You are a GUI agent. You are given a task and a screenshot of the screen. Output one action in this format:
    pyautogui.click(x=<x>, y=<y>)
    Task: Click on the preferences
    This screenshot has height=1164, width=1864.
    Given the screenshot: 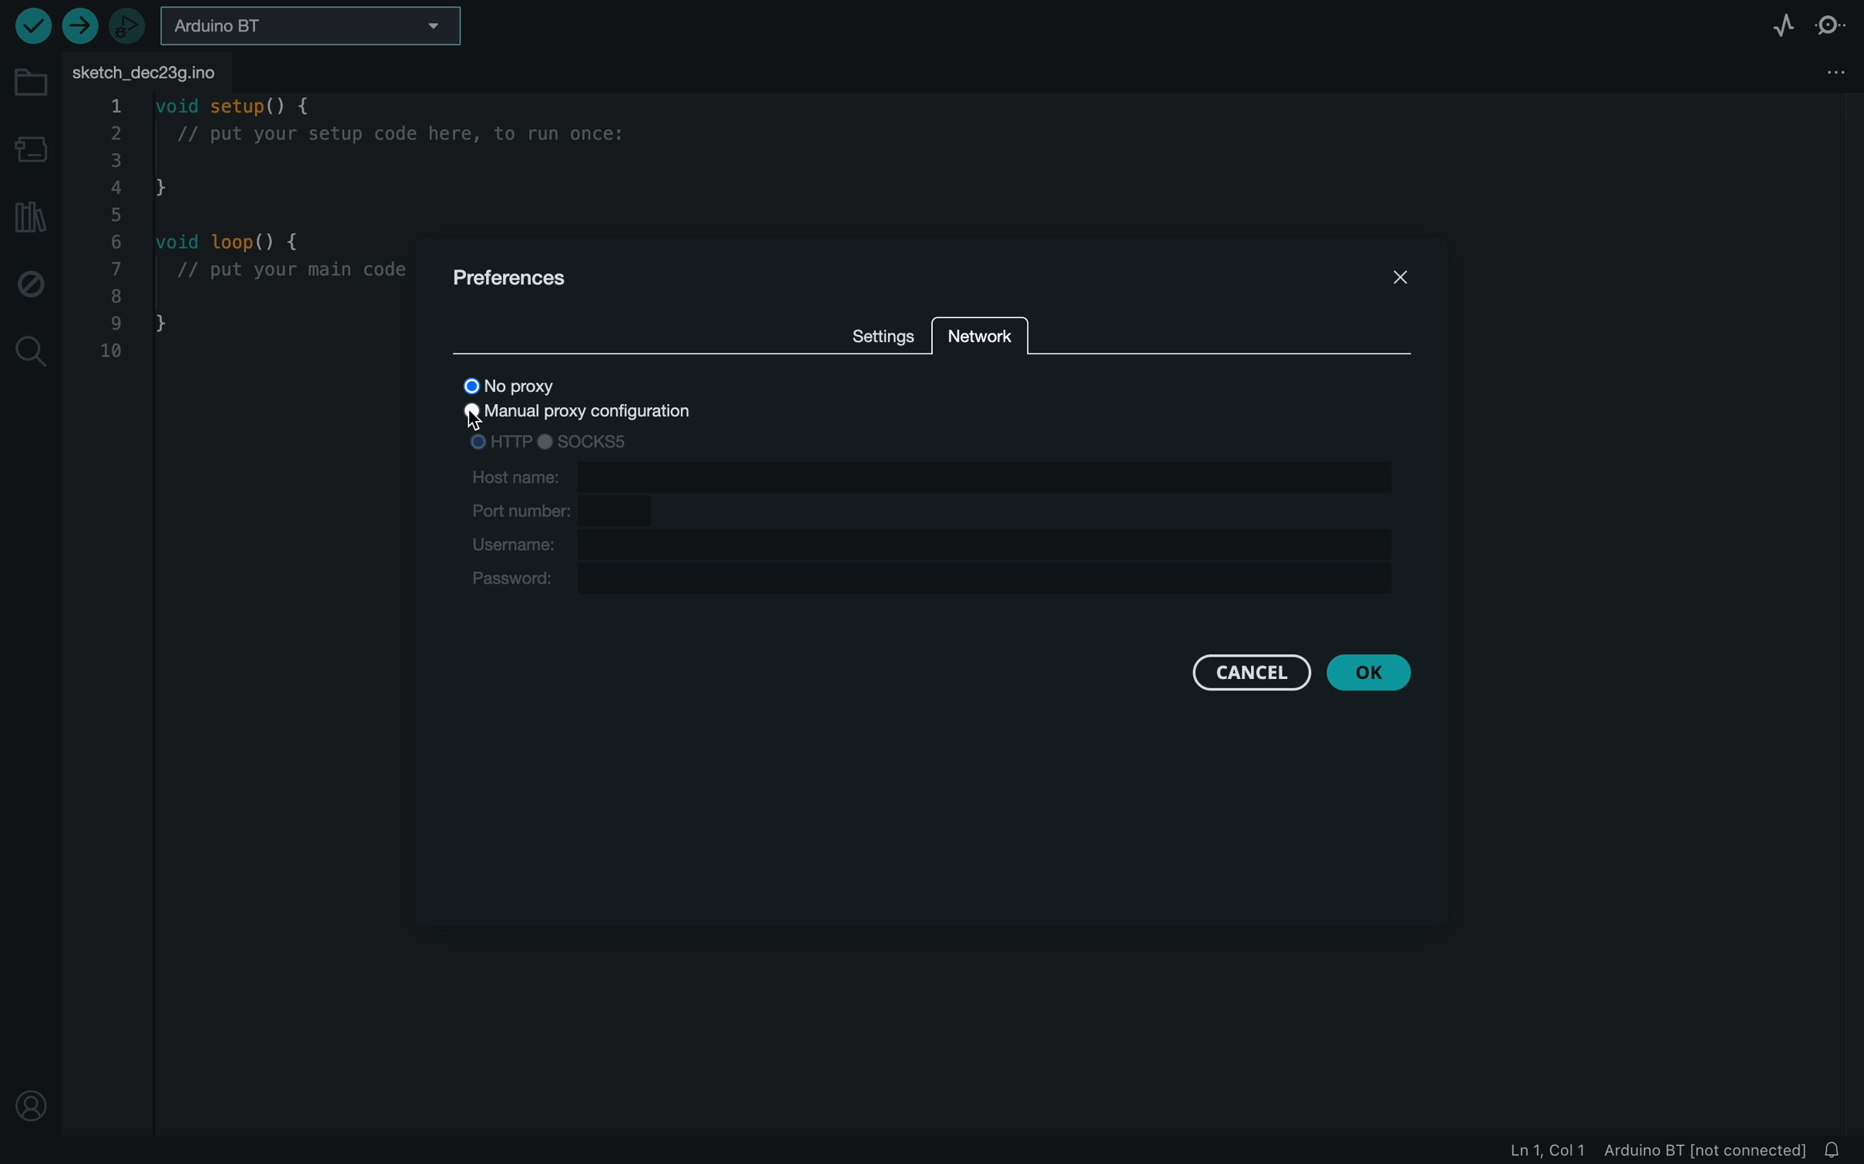 What is the action you would take?
    pyautogui.click(x=529, y=277)
    